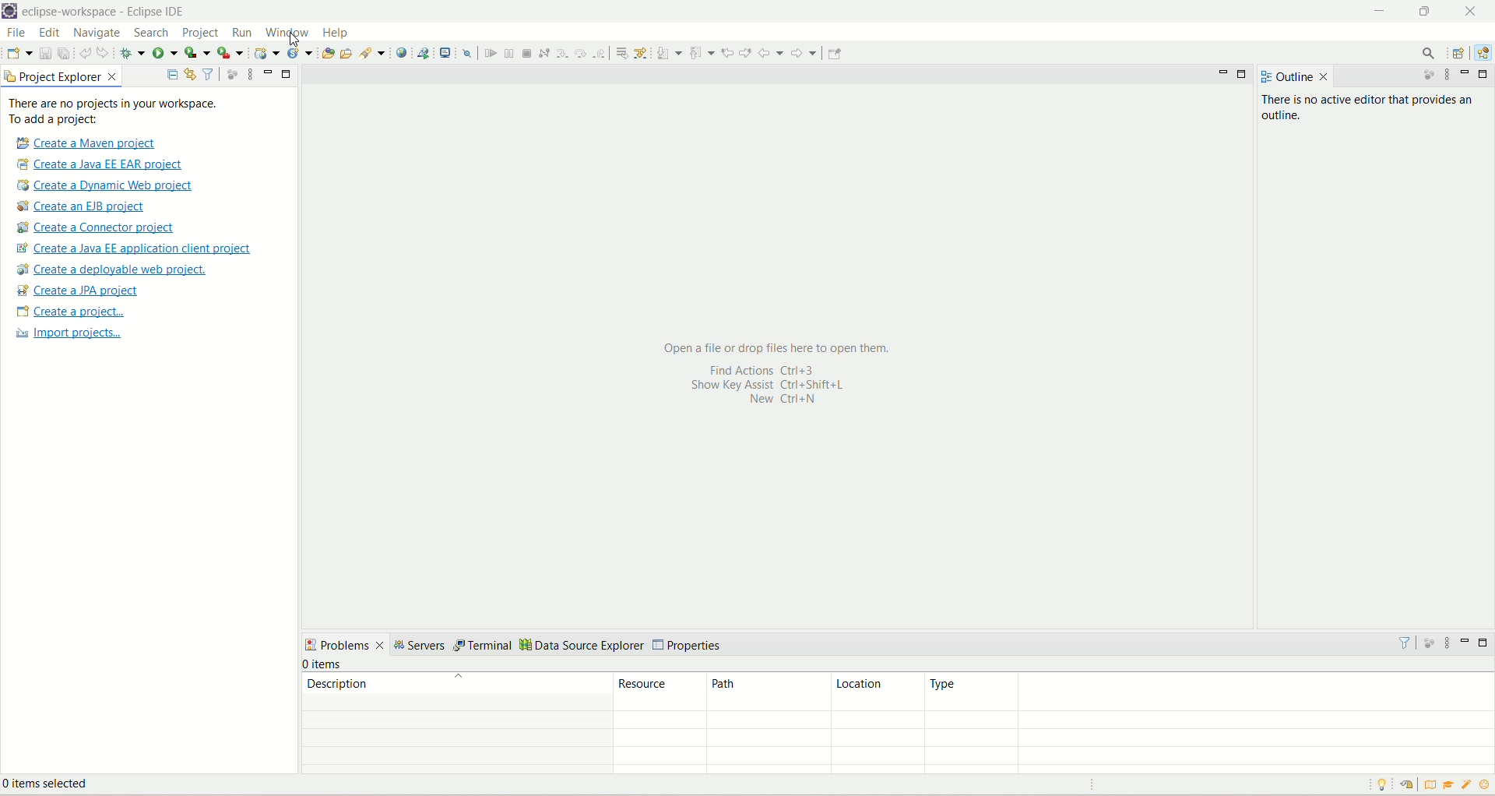  Describe the element at coordinates (689, 646) in the screenshot. I see `properties` at that location.